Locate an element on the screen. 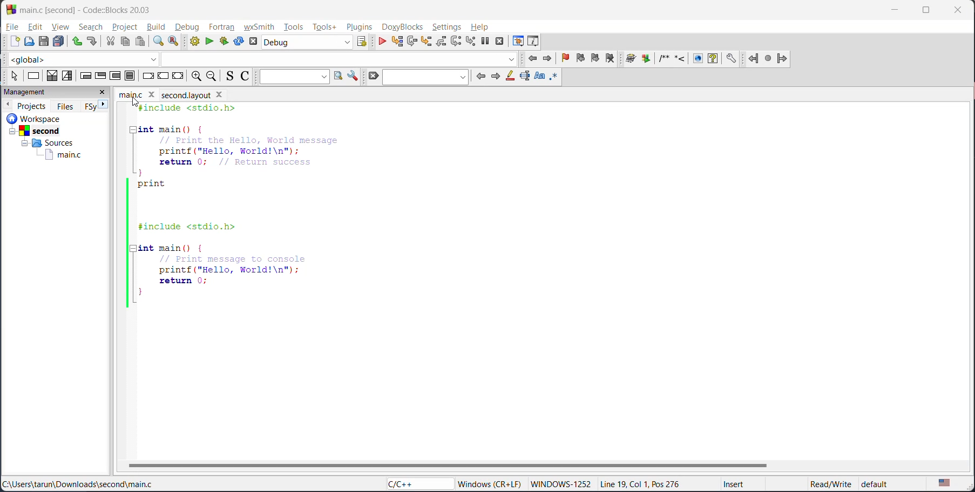  abort is located at coordinates (252, 42).